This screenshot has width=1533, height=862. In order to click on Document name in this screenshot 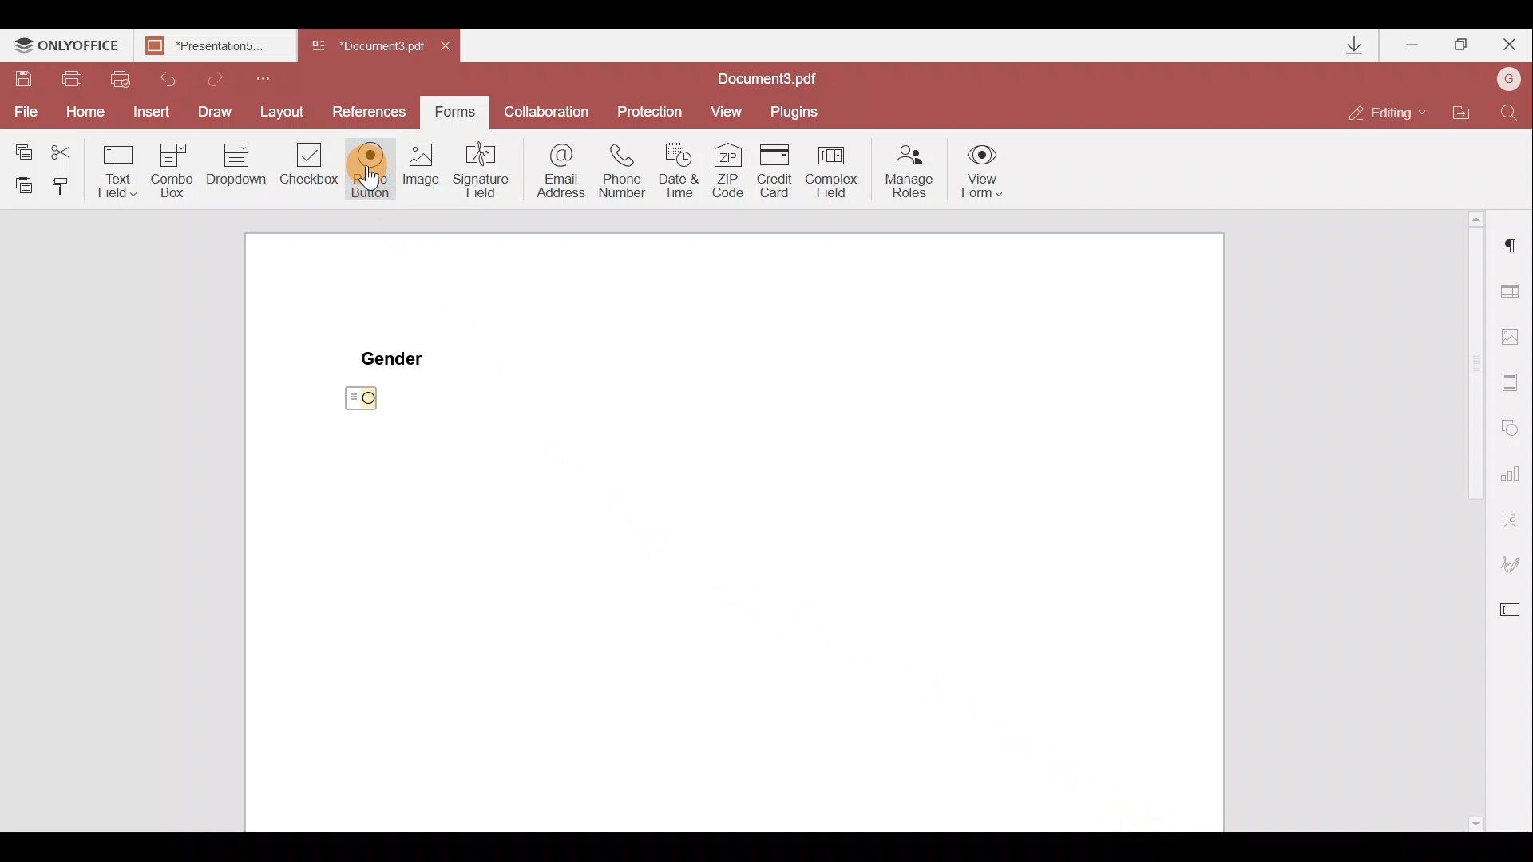, I will do `click(370, 46)`.